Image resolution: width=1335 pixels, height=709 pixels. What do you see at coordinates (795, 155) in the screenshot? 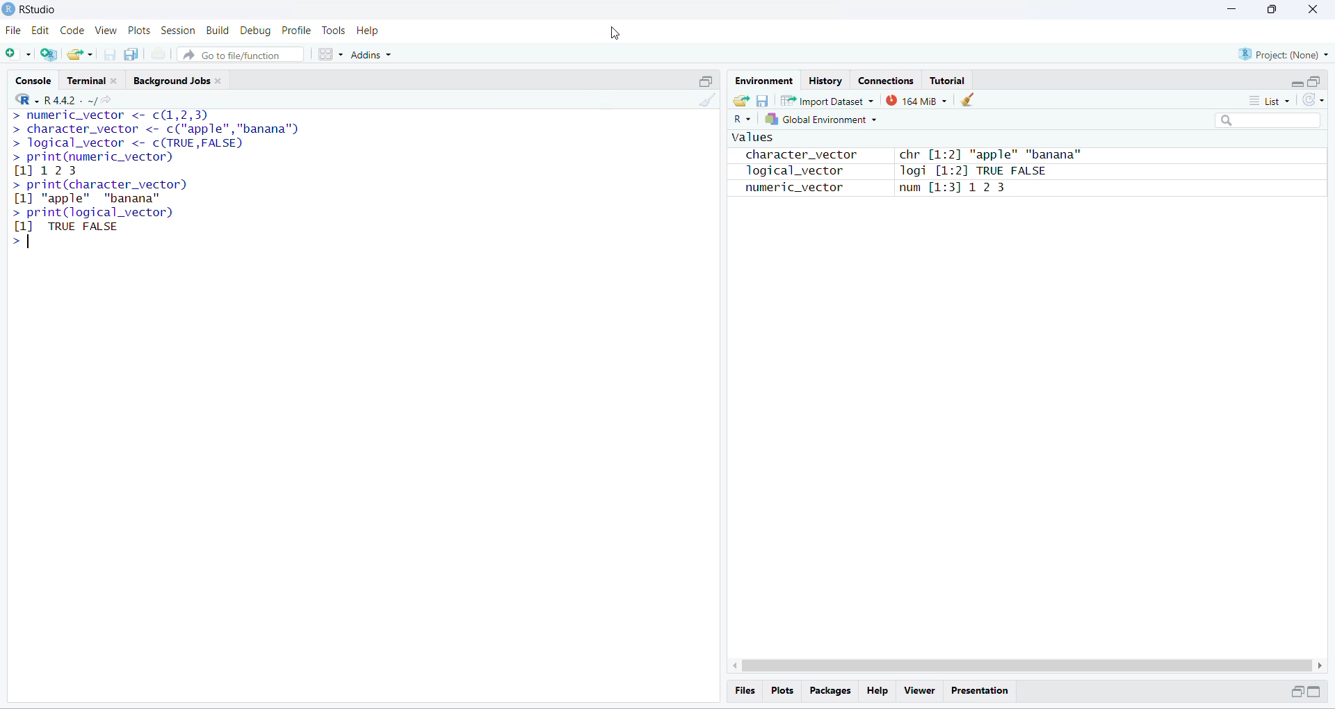
I see `character_vector` at bounding box center [795, 155].